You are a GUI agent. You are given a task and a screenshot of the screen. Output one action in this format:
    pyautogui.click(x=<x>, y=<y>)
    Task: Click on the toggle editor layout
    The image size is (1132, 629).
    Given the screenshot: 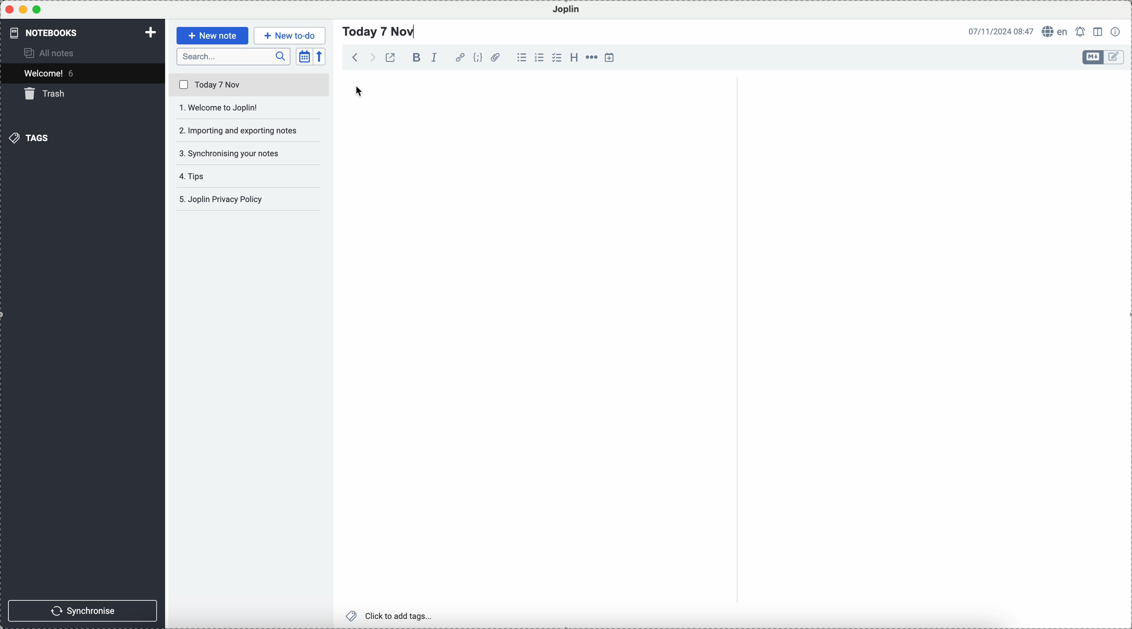 What is the action you would take?
    pyautogui.click(x=1099, y=32)
    